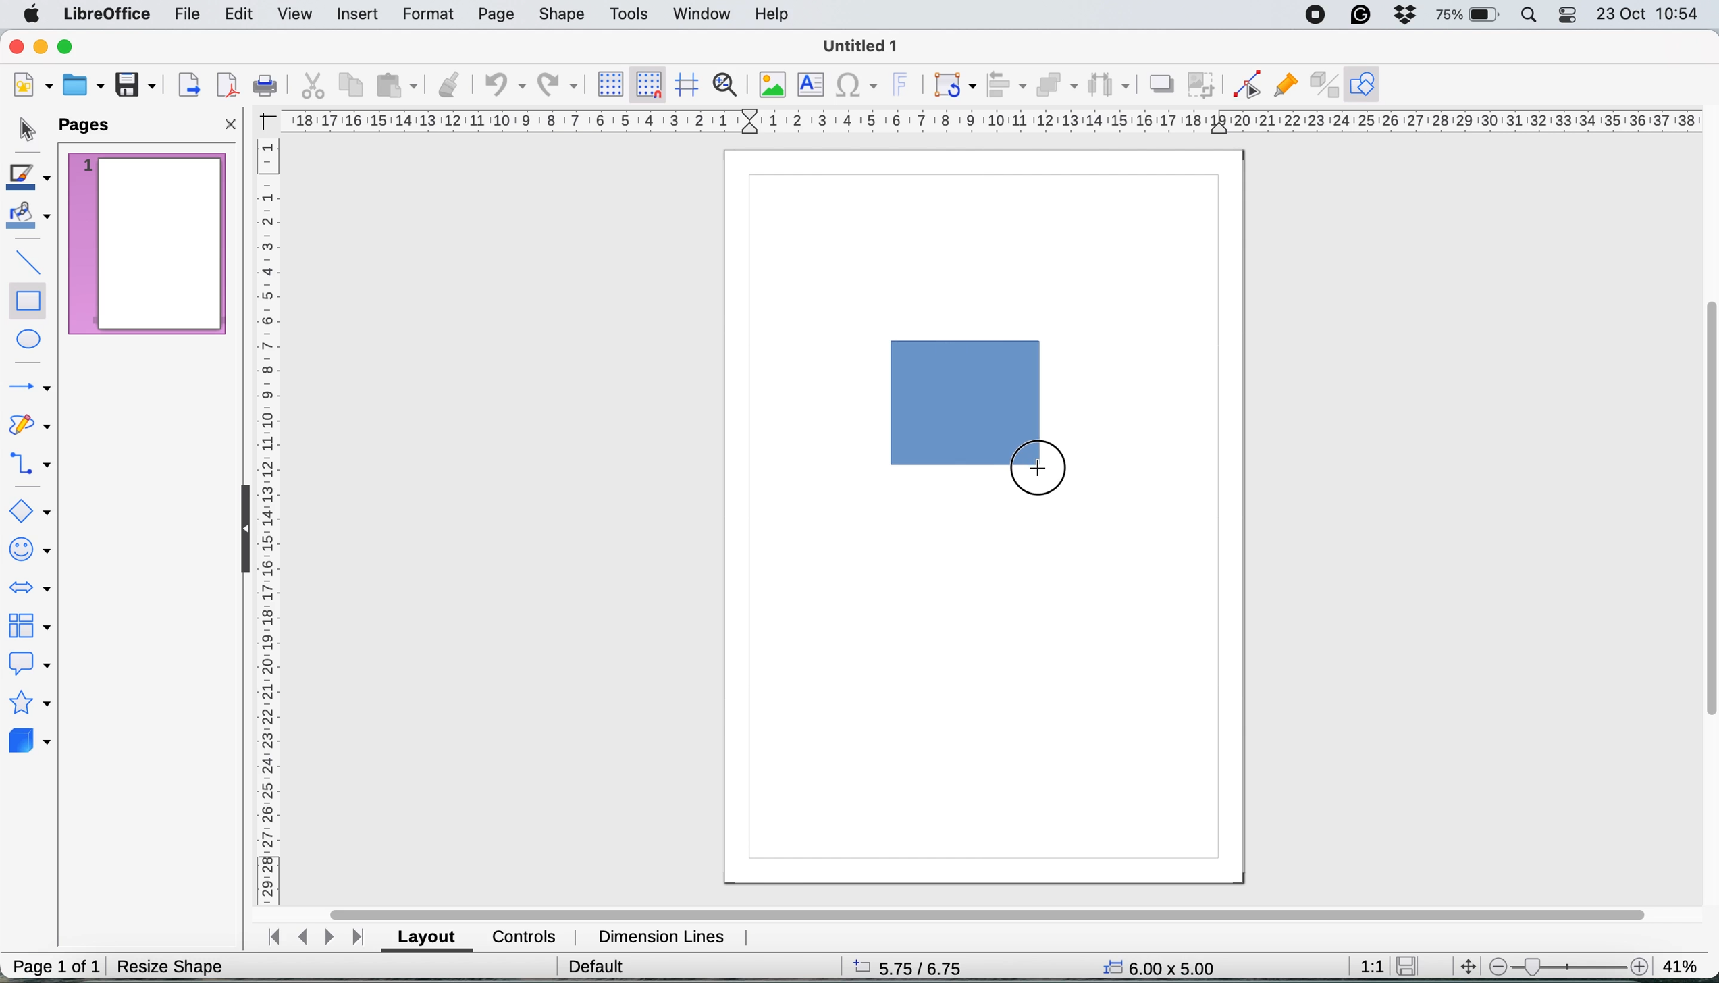 The height and width of the screenshot is (983, 1719). What do you see at coordinates (1470, 16) in the screenshot?
I see `battery` at bounding box center [1470, 16].